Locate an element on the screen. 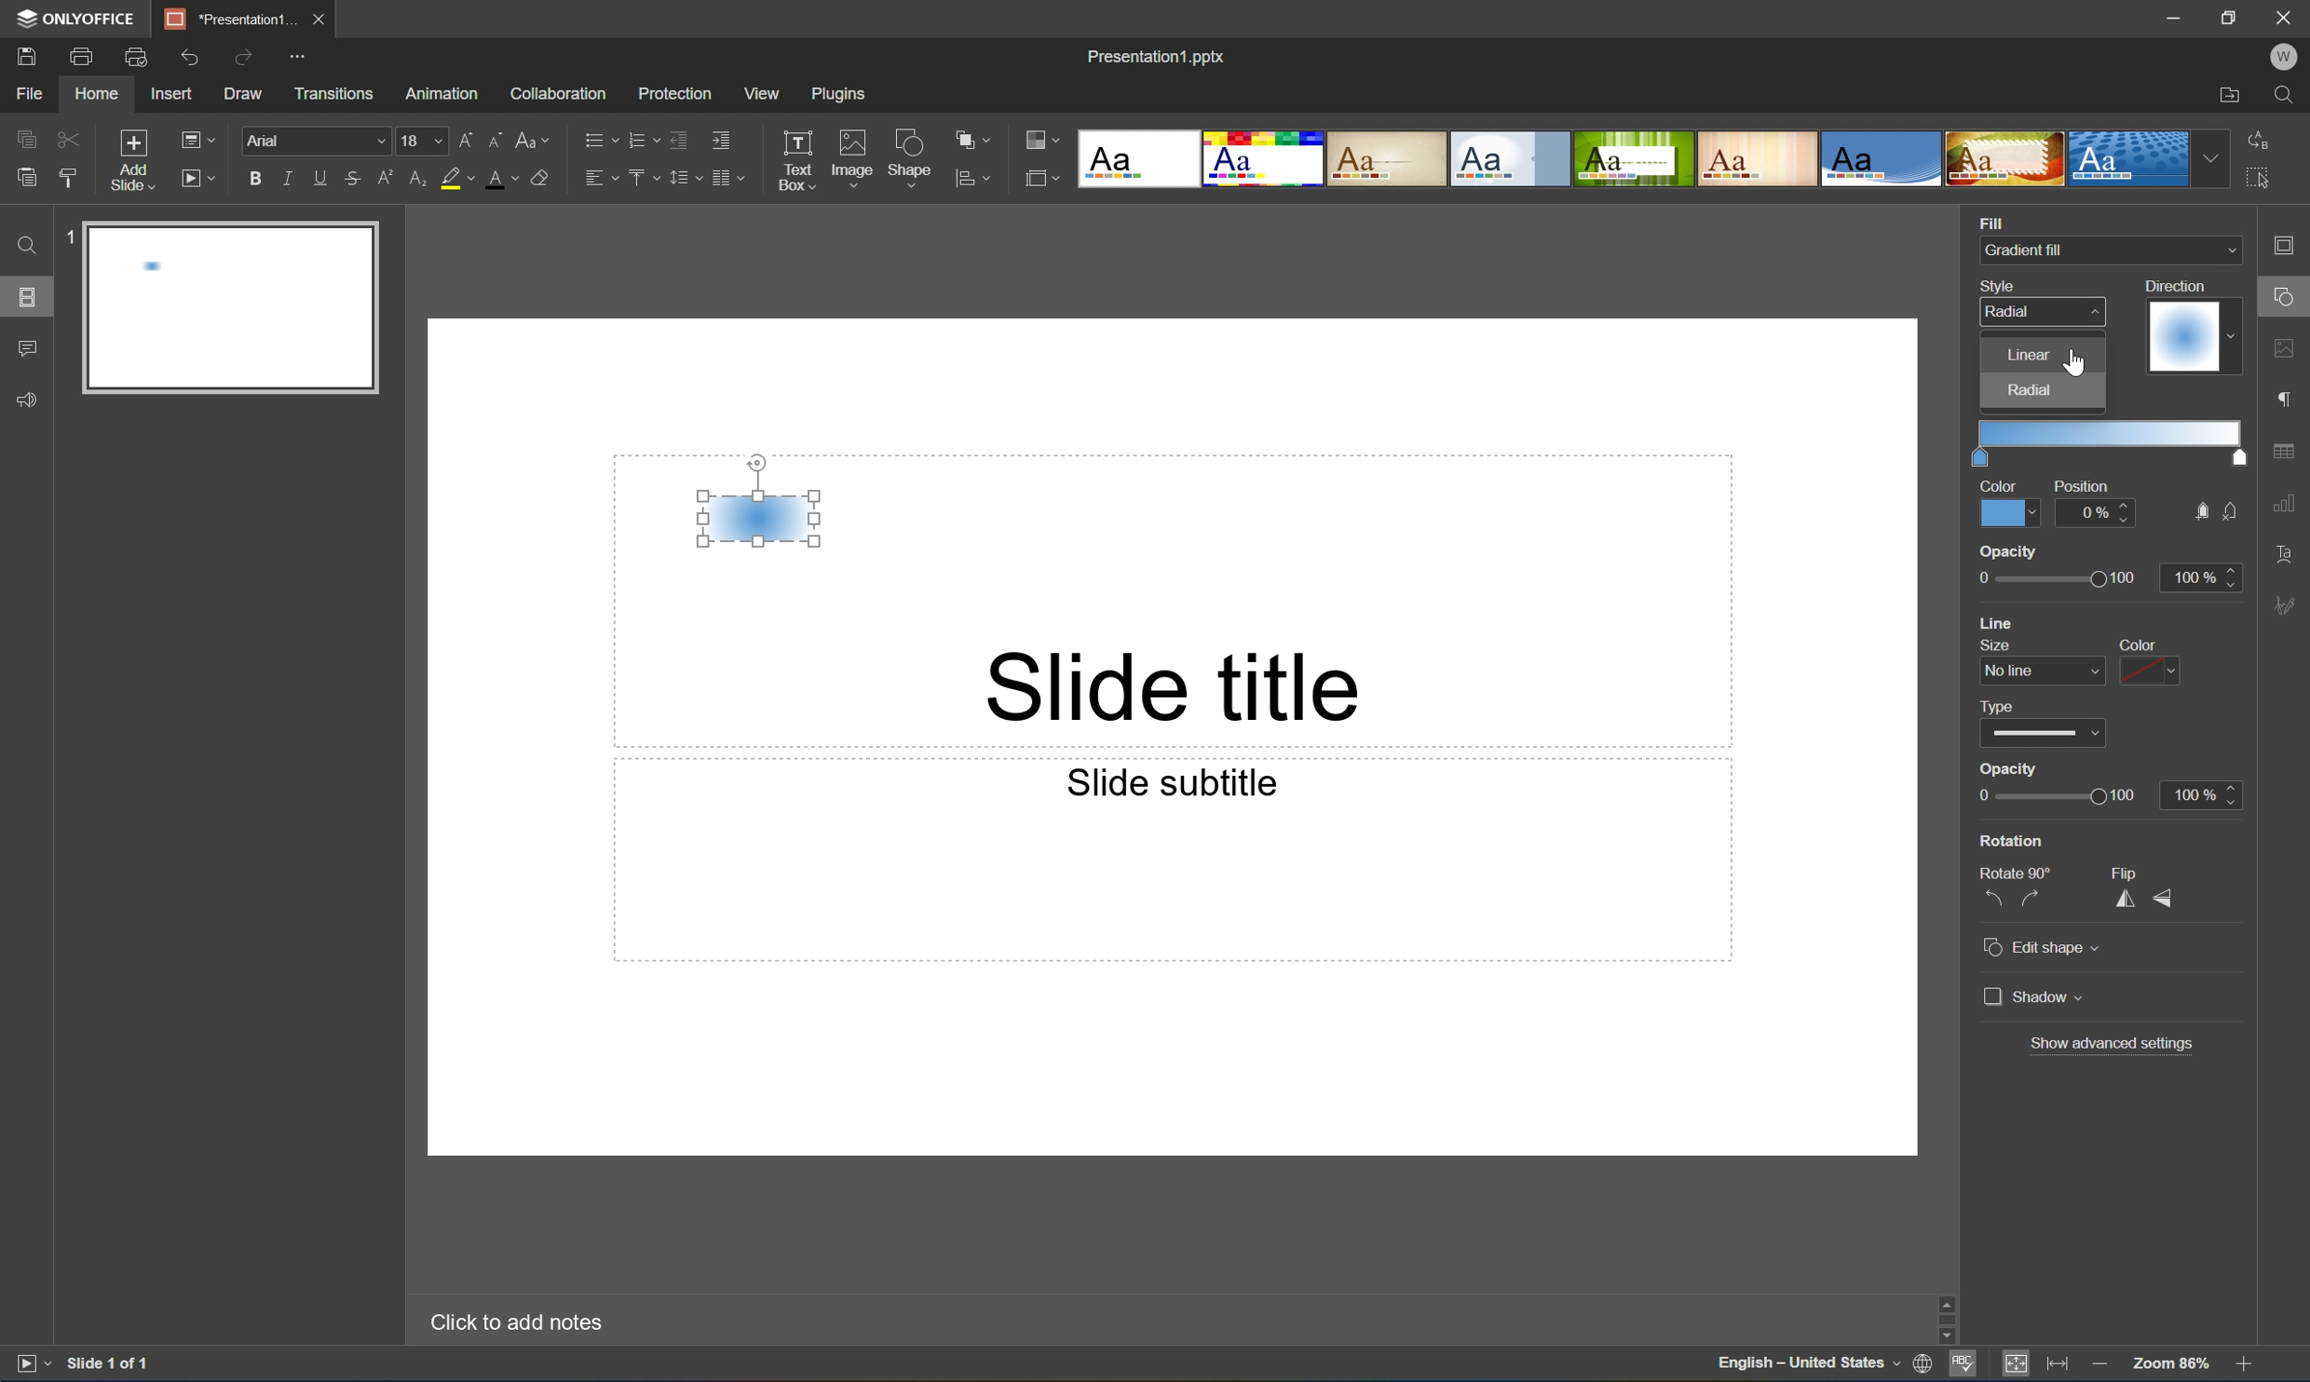 This screenshot has height=1382, width=2310. Style is located at coordinates (2001, 285).